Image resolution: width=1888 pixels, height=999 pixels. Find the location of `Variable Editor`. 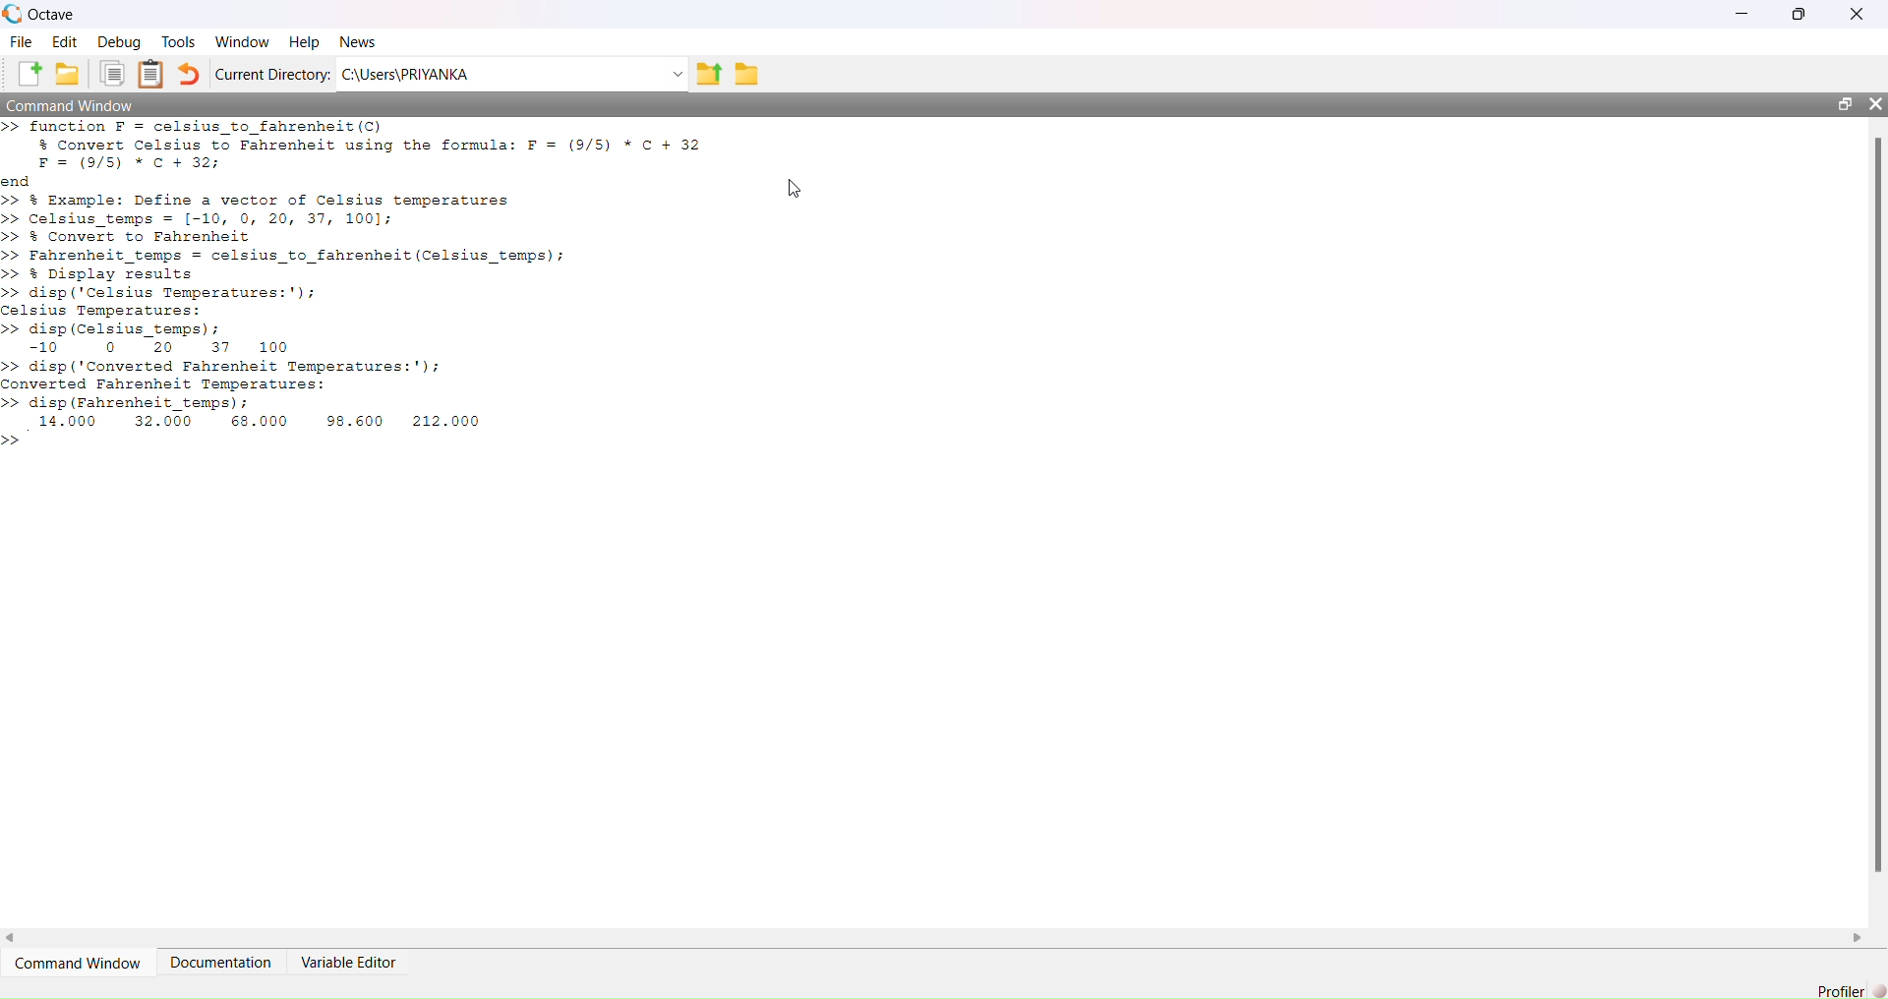

Variable Editor is located at coordinates (347, 962).